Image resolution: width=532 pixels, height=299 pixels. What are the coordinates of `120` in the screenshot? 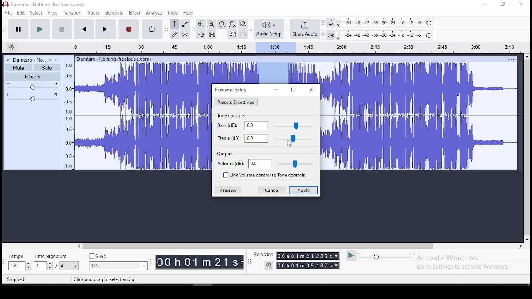 It's located at (16, 266).